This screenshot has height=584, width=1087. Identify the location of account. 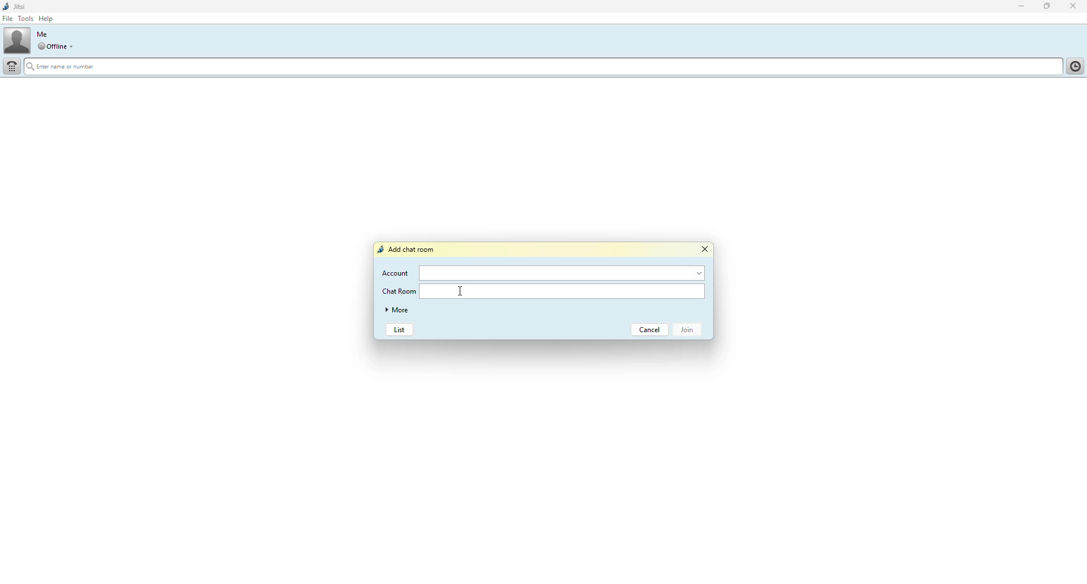
(396, 273).